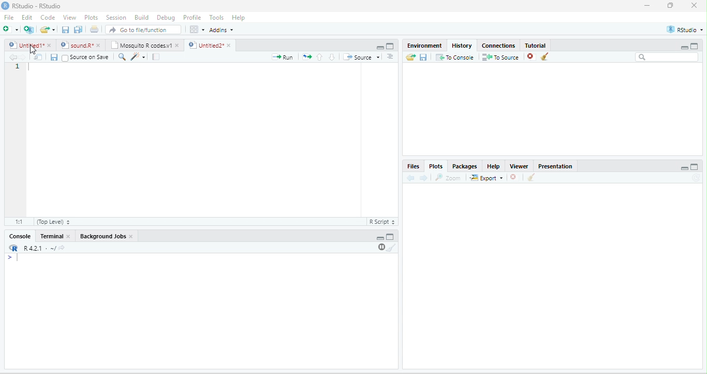  Describe the element at coordinates (696, 178) in the screenshot. I see `refresh` at that location.